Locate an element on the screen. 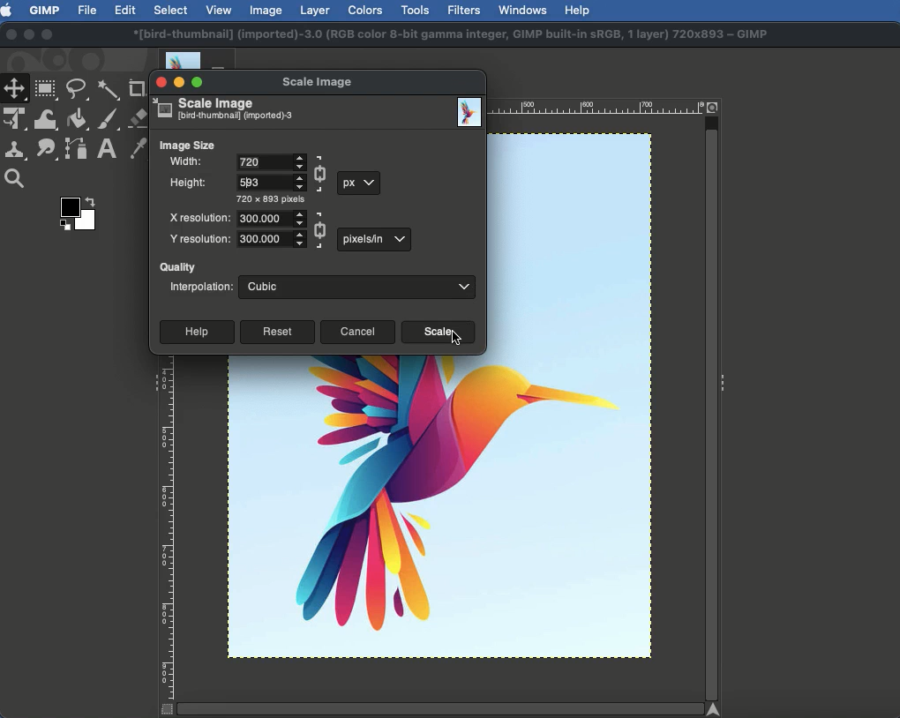 The height and width of the screenshot is (718, 900). Filters is located at coordinates (465, 11).